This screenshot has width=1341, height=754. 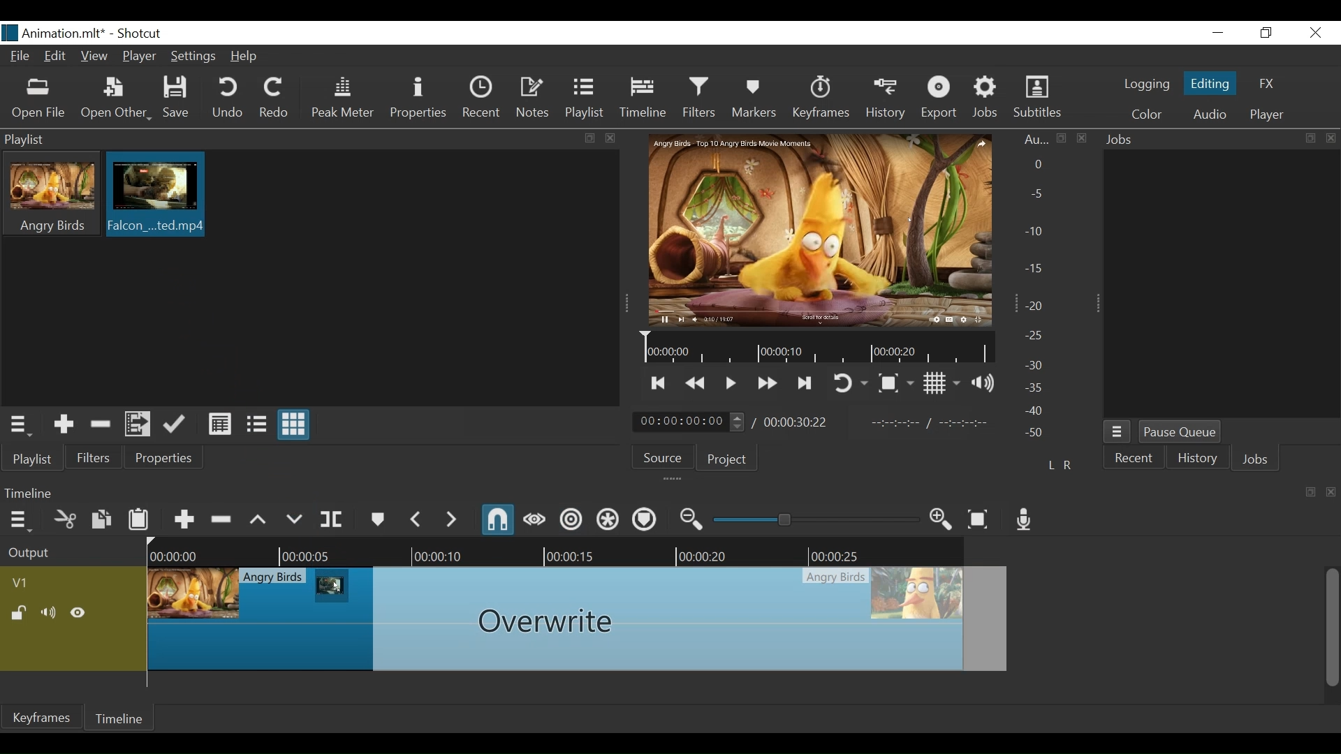 What do you see at coordinates (896, 383) in the screenshot?
I see `Toggle Zoom` at bounding box center [896, 383].